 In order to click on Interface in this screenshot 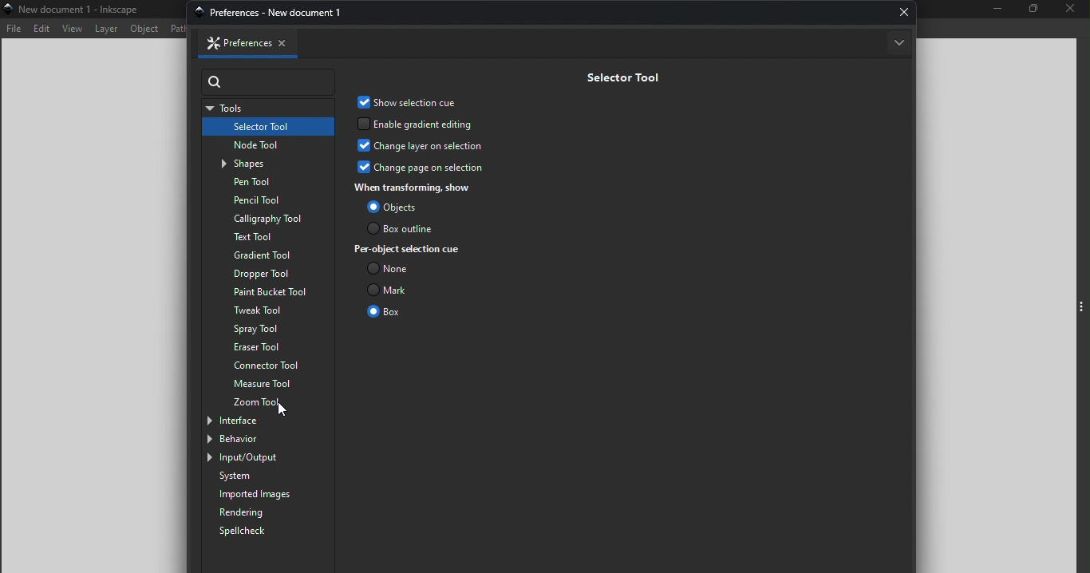, I will do `click(244, 420)`.